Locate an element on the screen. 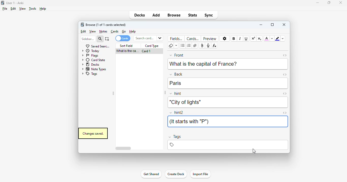  toggle HTML editor is located at coordinates (285, 113).